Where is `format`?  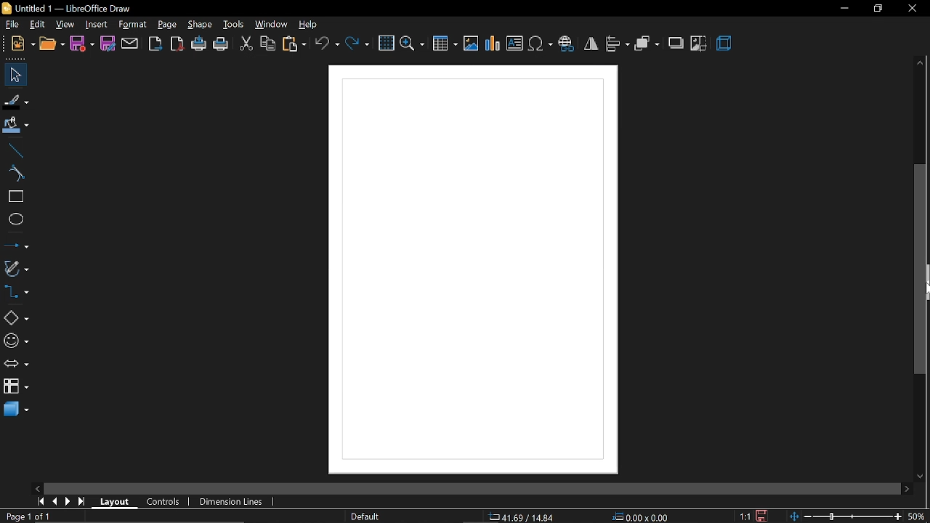 format is located at coordinates (131, 24).